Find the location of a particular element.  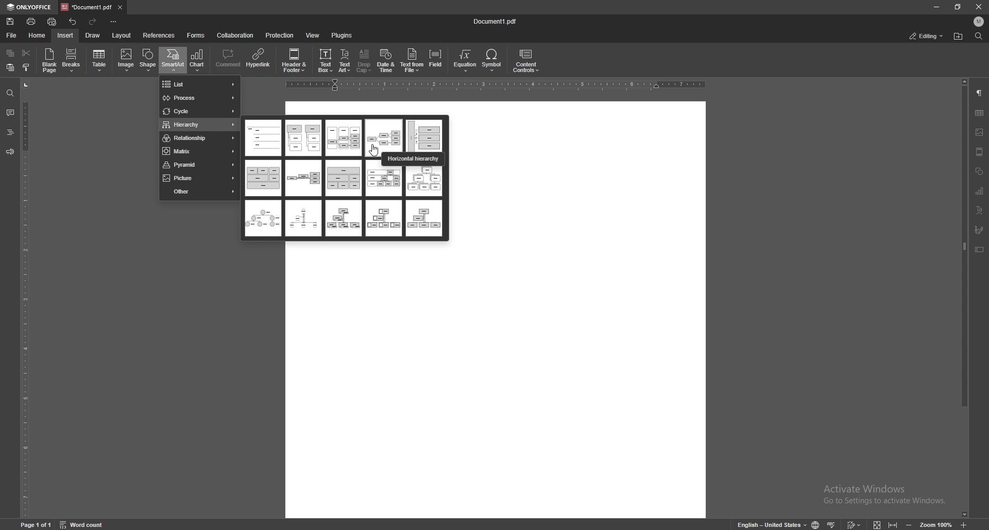

feedback is located at coordinates (10, 152).